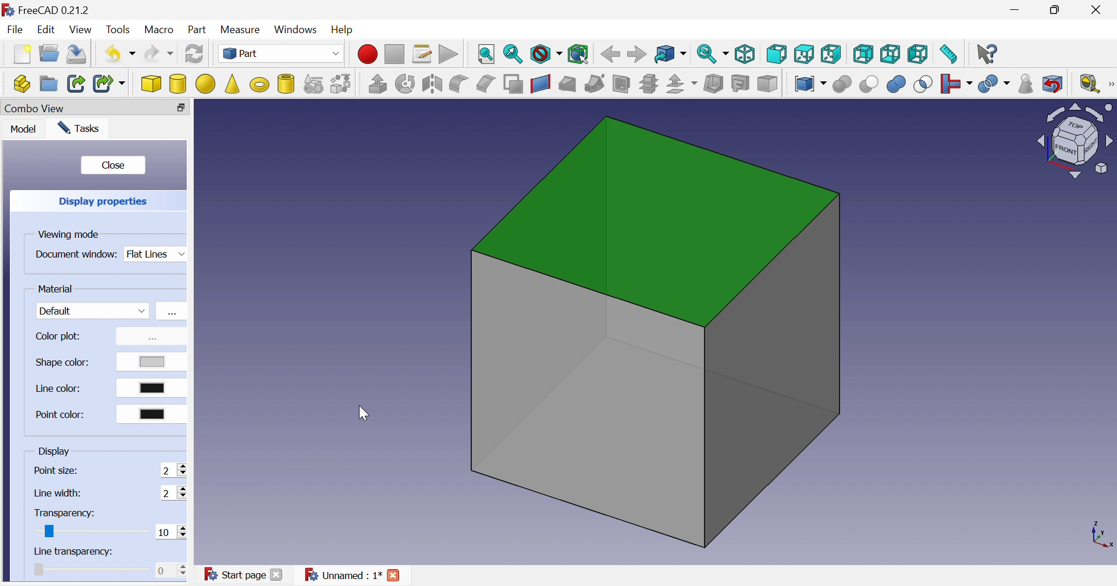  Describe the element at coordinates (865, 54) in the screenshot. I see `Rear` at that location.